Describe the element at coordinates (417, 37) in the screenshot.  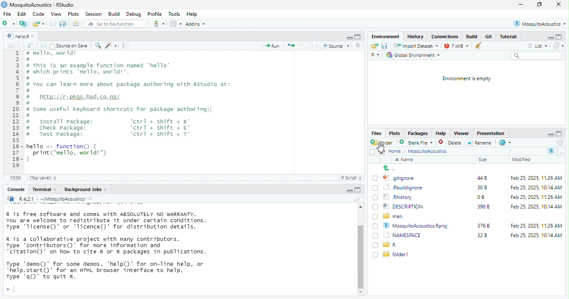
I see ` History` at that location.